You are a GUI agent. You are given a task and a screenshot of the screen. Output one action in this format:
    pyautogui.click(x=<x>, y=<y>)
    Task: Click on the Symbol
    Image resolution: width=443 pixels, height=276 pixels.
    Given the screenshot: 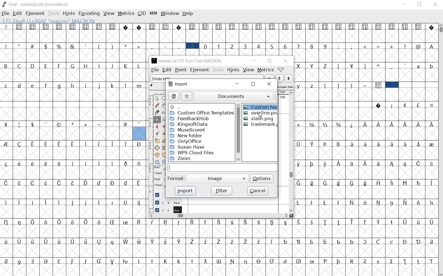 What is the action you would take?
    pyautogui.click(x=405, y=183)
    